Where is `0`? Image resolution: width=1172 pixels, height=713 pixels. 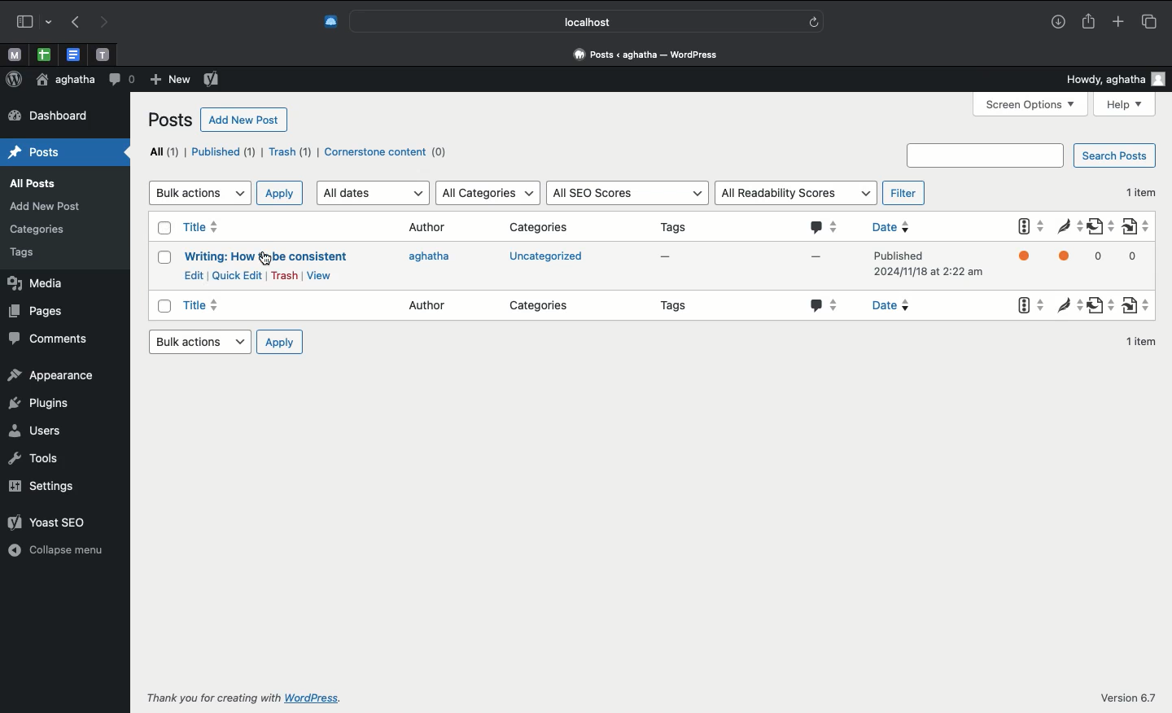
0 is located at coordinates (1138, 261).